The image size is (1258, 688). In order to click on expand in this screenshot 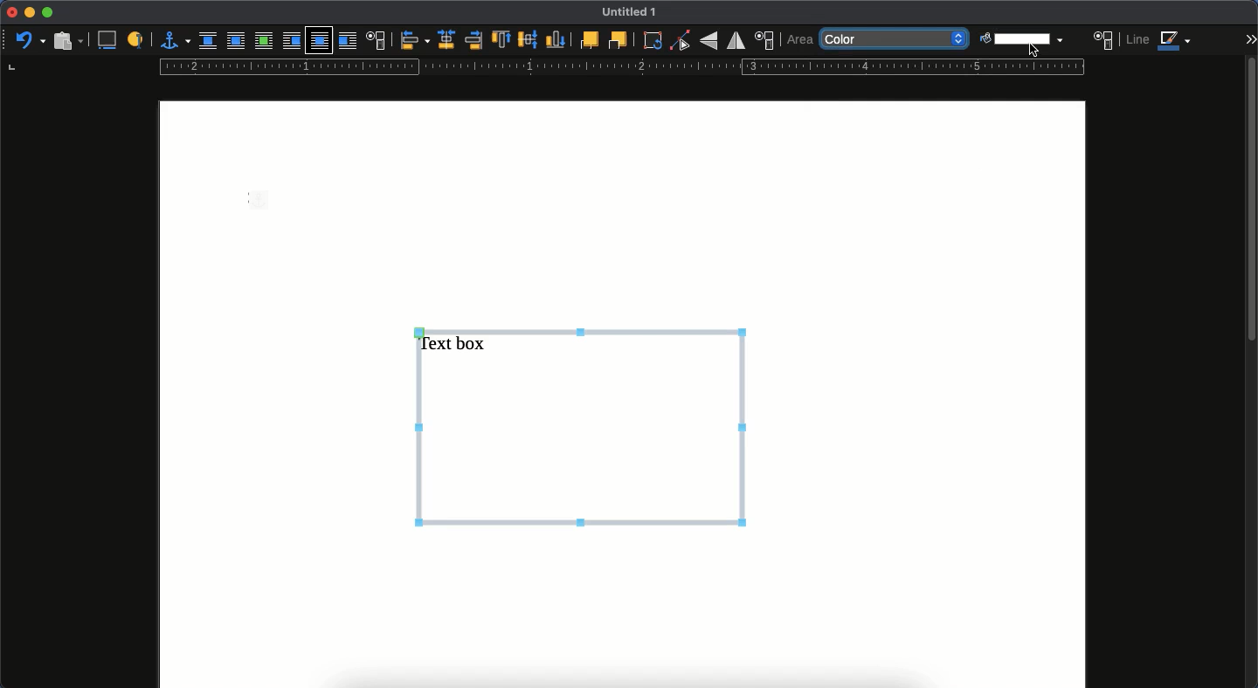, I will do `click(1250, 38)`.